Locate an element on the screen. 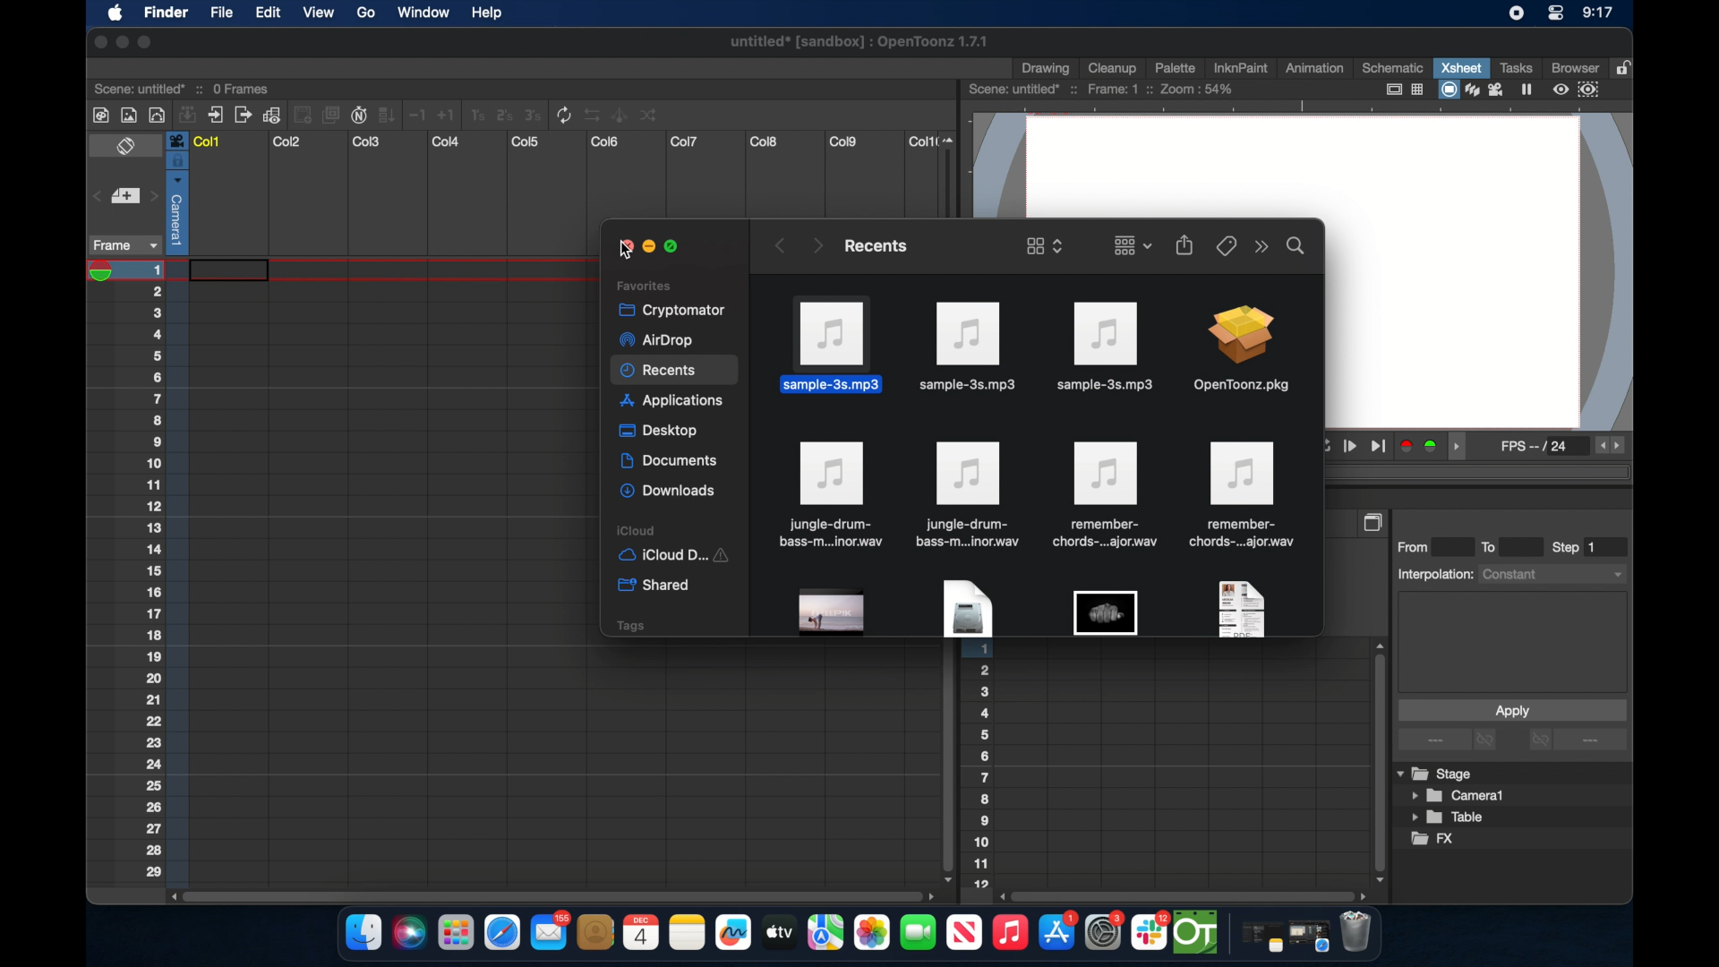 The width and height of the screenshot is (1719, 967). scene is located at coordinates (1102, 90).